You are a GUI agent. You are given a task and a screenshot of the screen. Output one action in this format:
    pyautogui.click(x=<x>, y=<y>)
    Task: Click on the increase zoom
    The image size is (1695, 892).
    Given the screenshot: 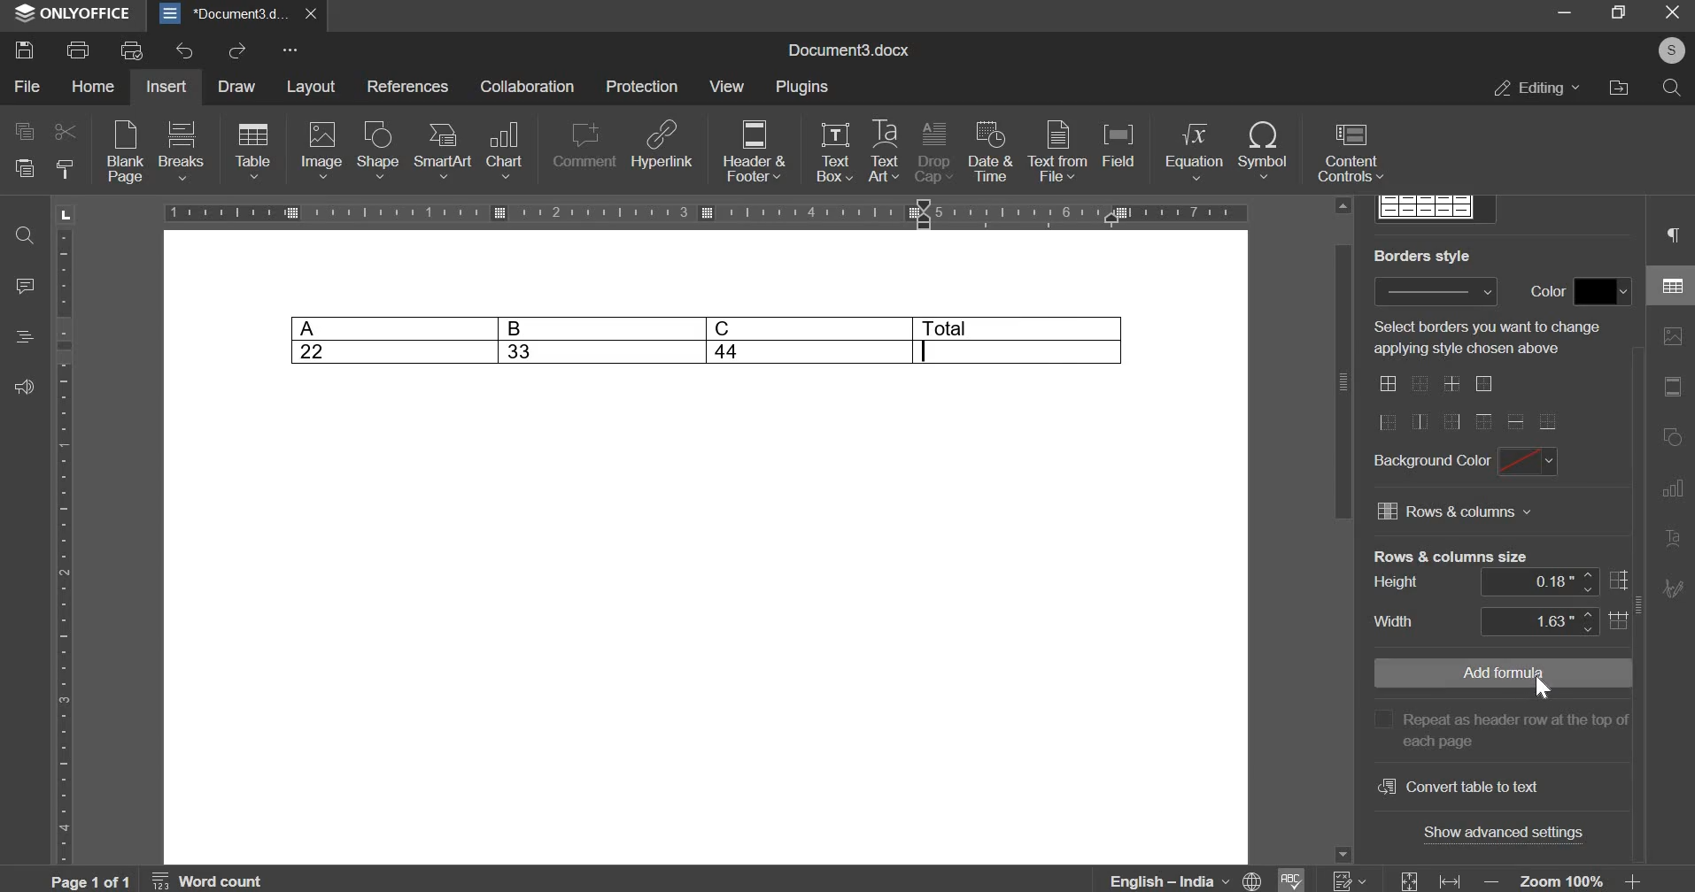 What is the action you would take?
    pyautogui.click(x=1632, y=880)
    